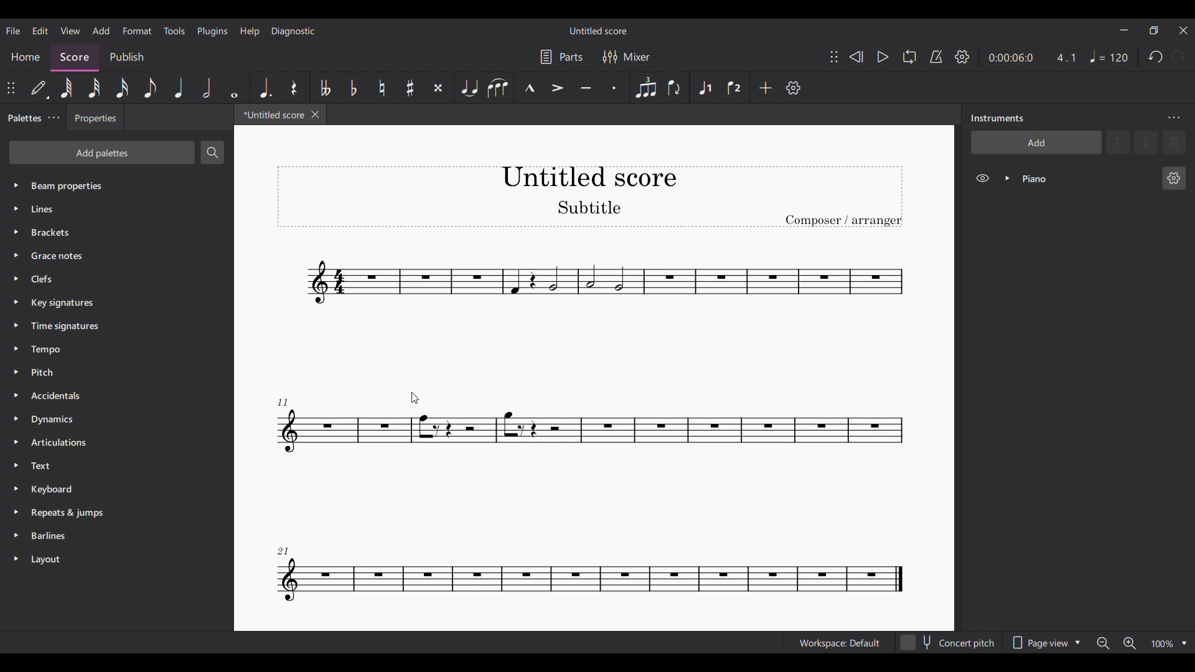 The height and width of the screenshot is (672, 1195). I want to click on Page view options, so click(1047, 639).